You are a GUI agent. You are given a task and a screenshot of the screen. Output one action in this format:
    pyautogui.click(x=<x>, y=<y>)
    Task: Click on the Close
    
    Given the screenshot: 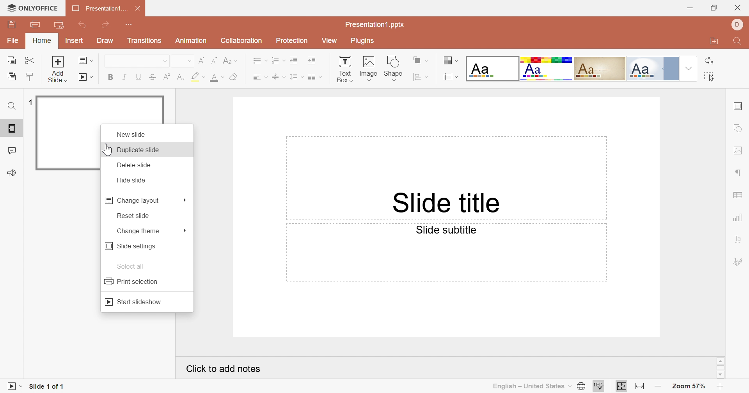 What is the action you would take?
    pyautogui.click(x=137, y=7)
    